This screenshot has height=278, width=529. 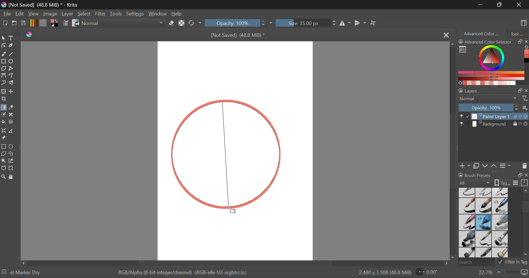 I want to click on Polygon Tool, so click(x=3, y=69).